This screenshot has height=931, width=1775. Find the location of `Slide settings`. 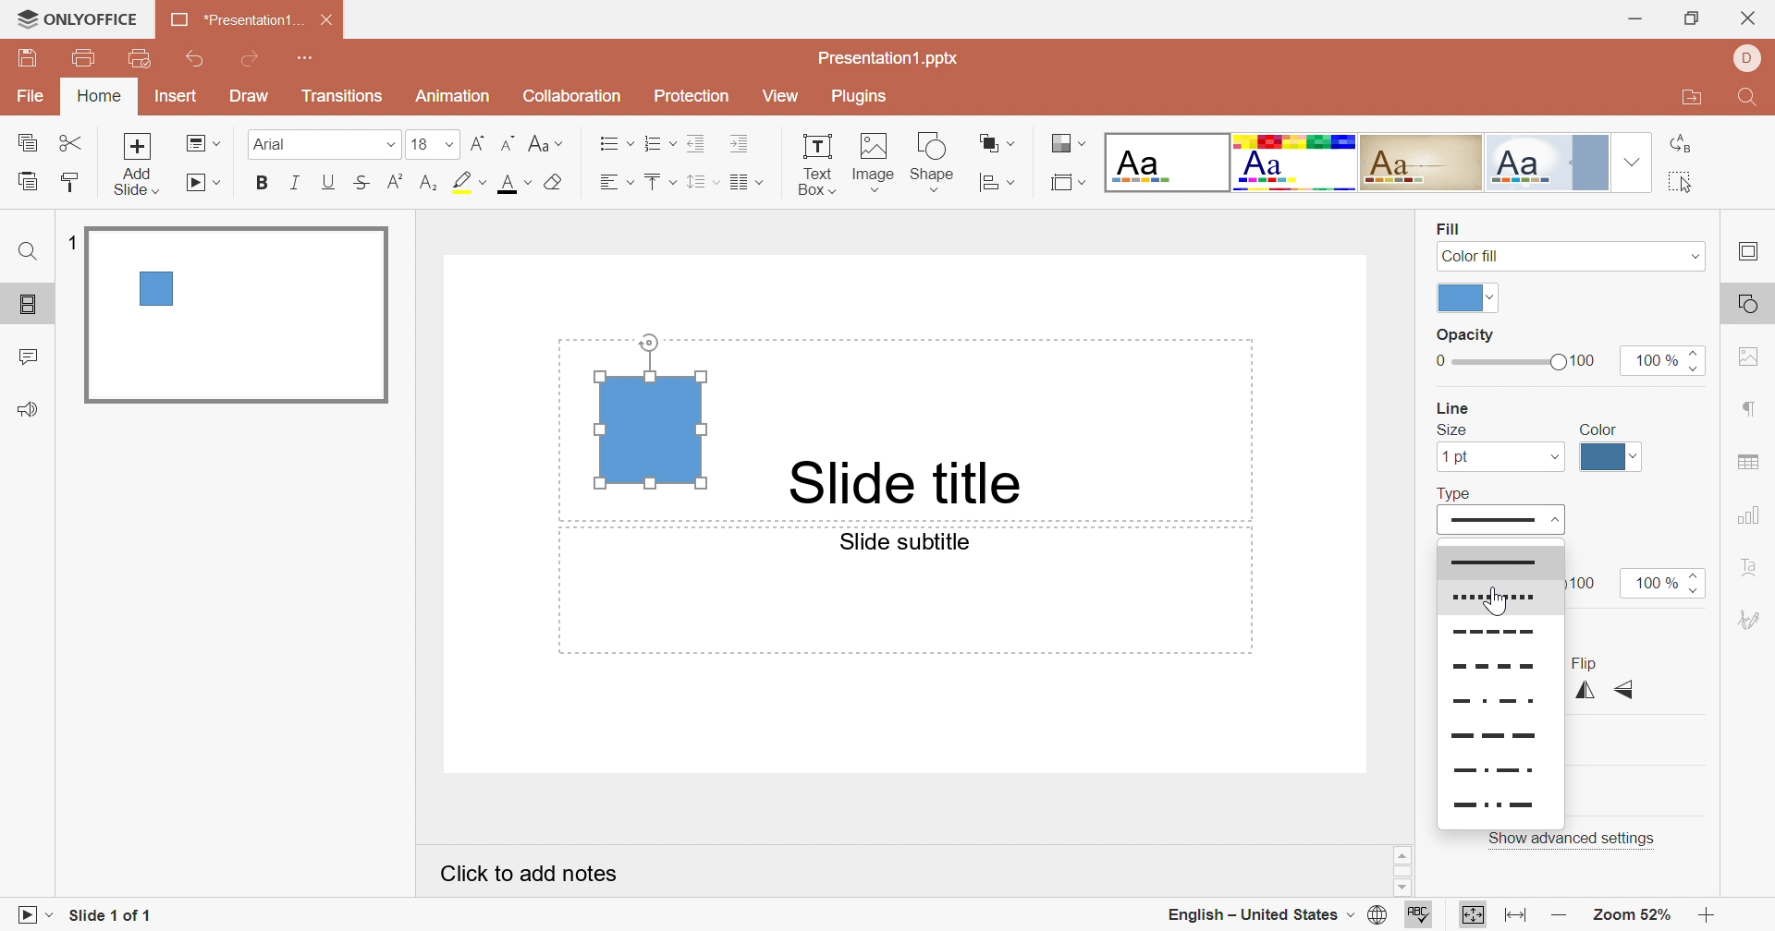

Slide settings is located at coordinates (1752, 253).